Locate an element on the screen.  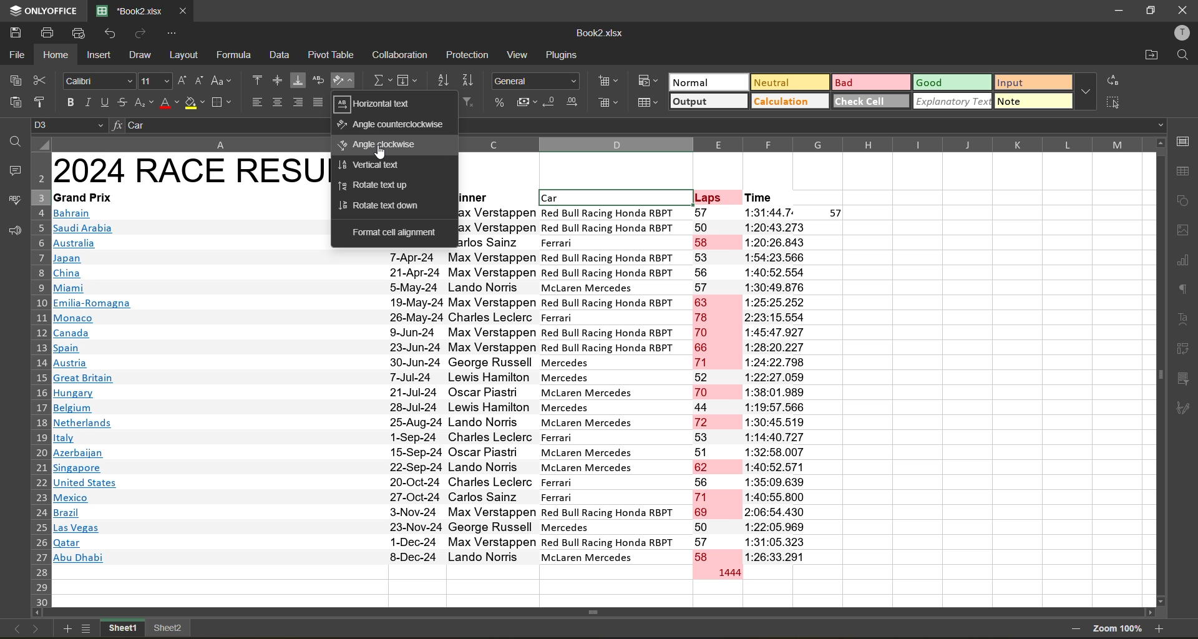
angle clockwise is located at coordinates (378, 145).